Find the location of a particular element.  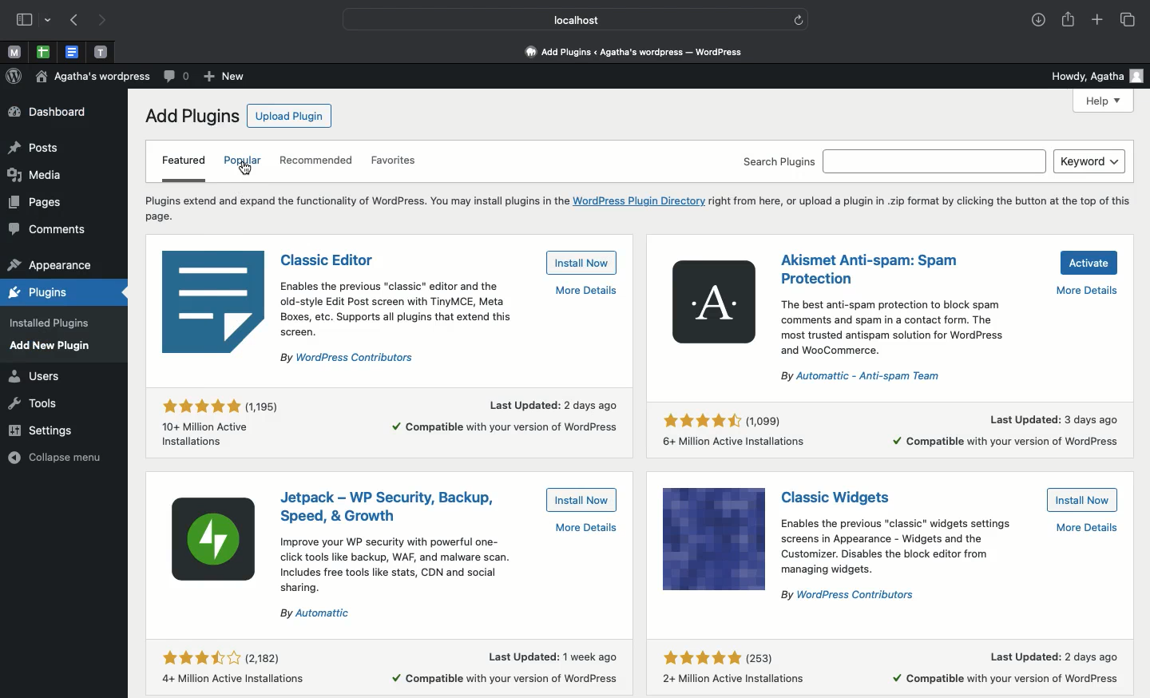

Dashboard is located at coordinates (630, 54).